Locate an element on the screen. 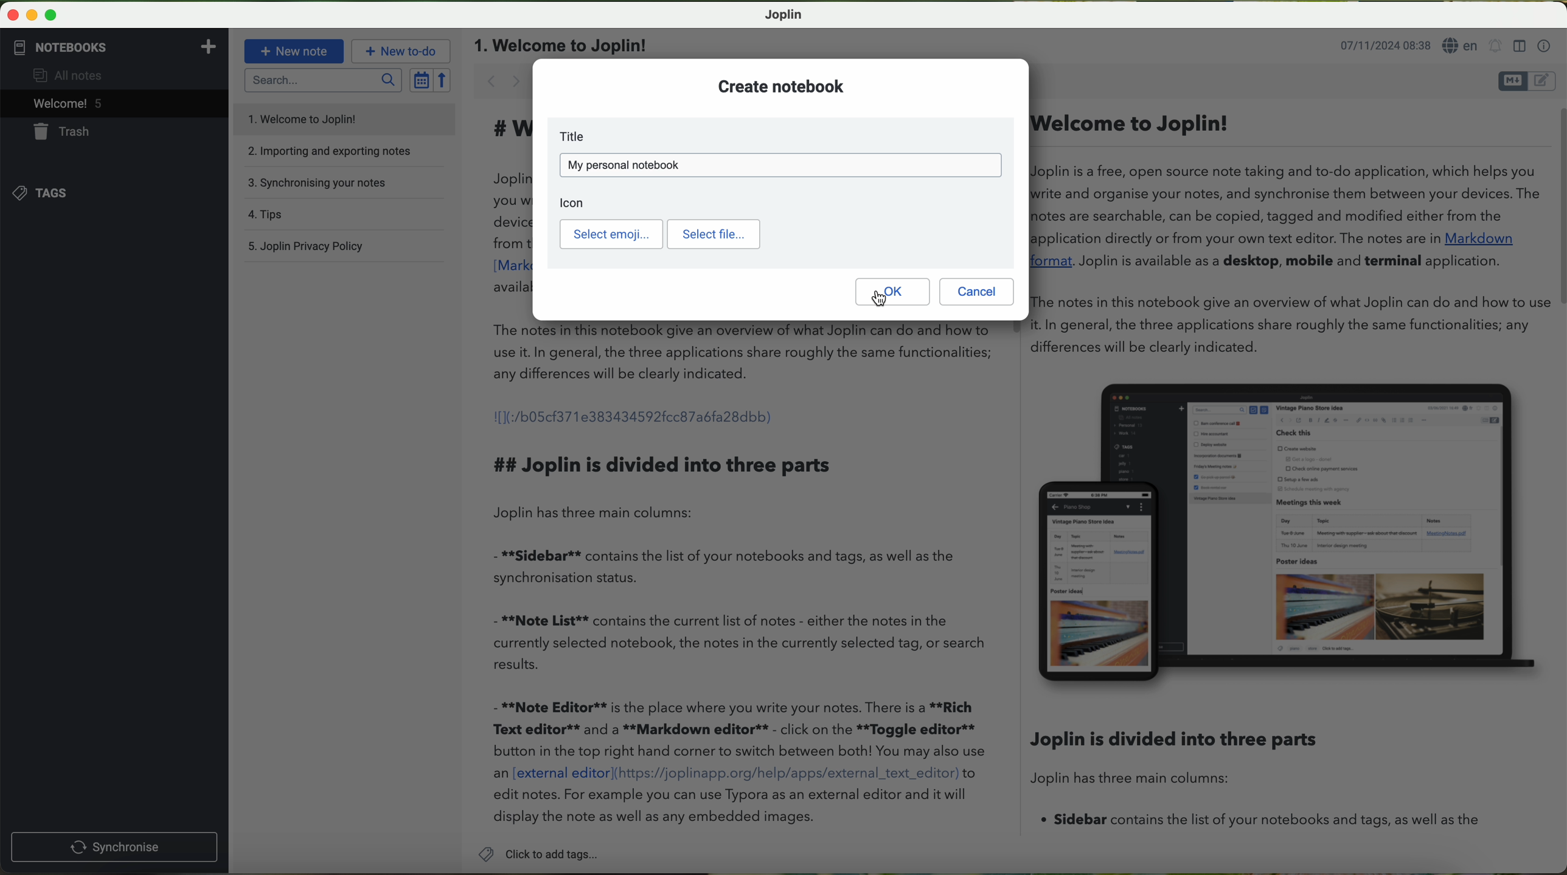  vertical scroll bar is located at coordinates (1557, 207).